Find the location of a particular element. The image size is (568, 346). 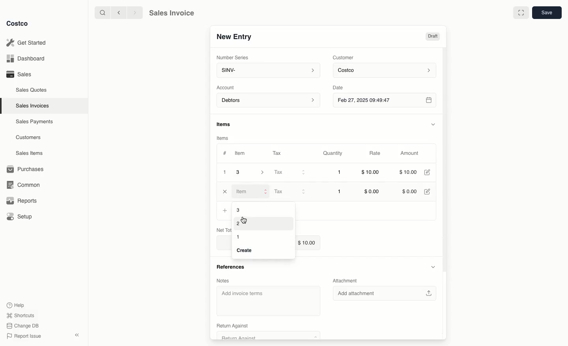

New Entry is located at coordinates (234, 37).